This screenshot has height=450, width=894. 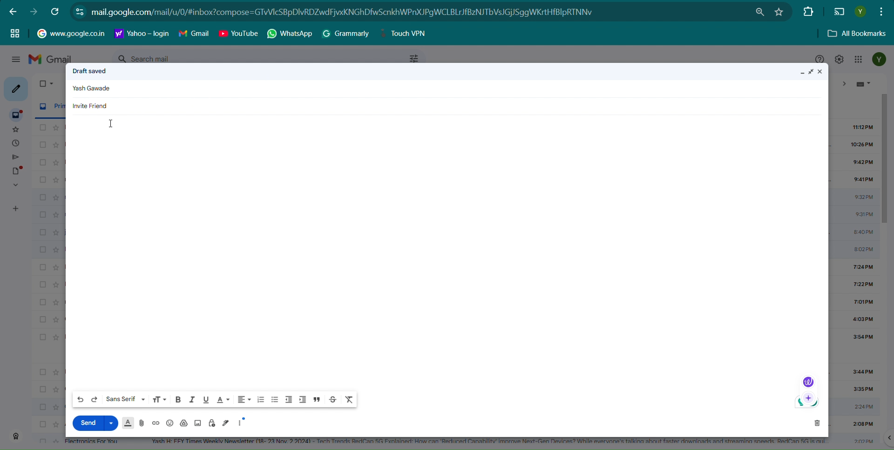 What do you see at coordinates (882, 11) in the screenshot?
I see `Customize and control google chrome` at bounding box center [882, 11].